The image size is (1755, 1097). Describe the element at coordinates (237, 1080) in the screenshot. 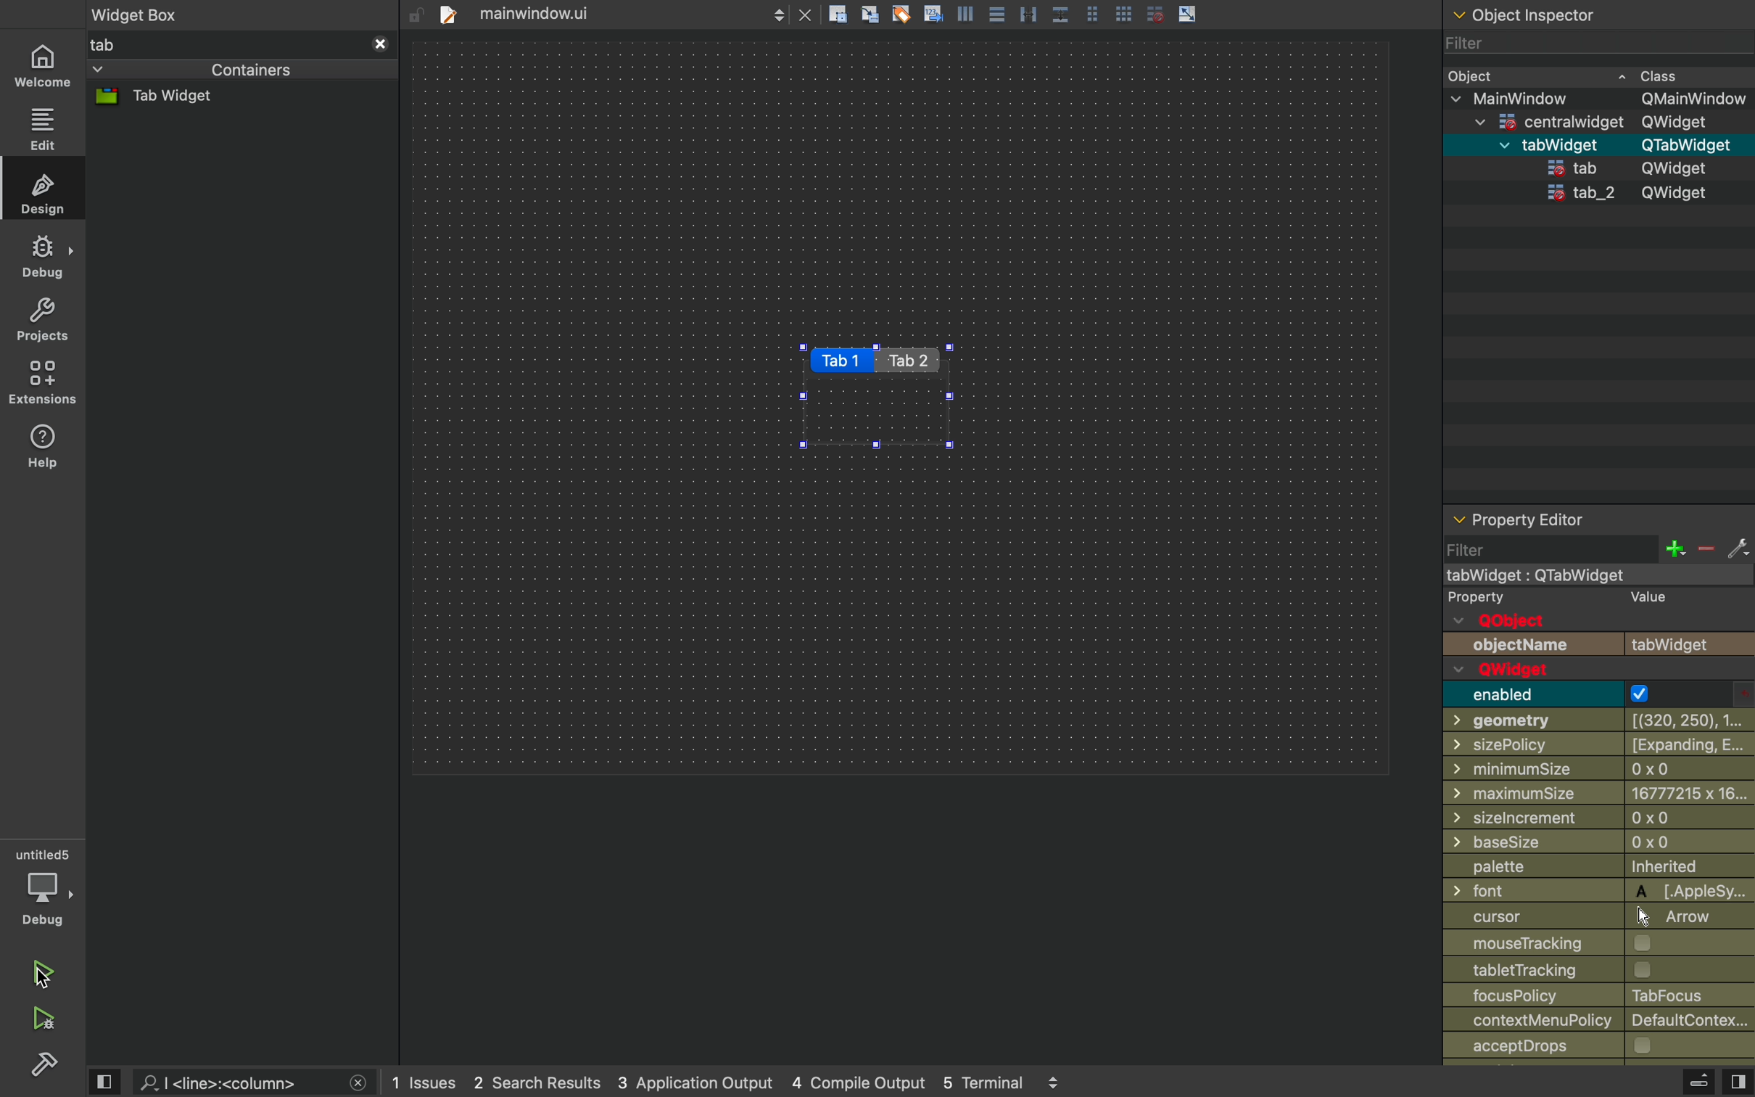

I see `search` at that location.